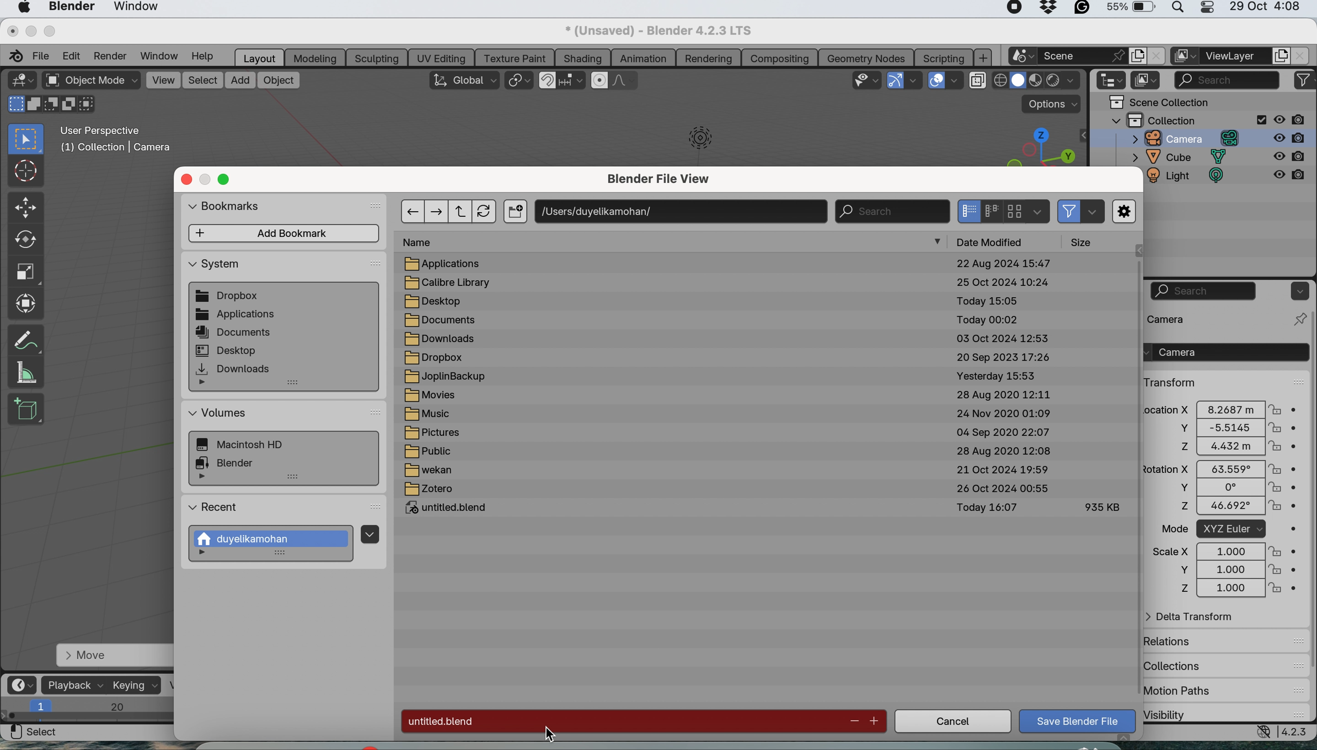 This screenshot has width=1317, height=750. What do you see at coordinates (26, 140) in the screenshot?
I see `select box` at bounding box center [26, 140].